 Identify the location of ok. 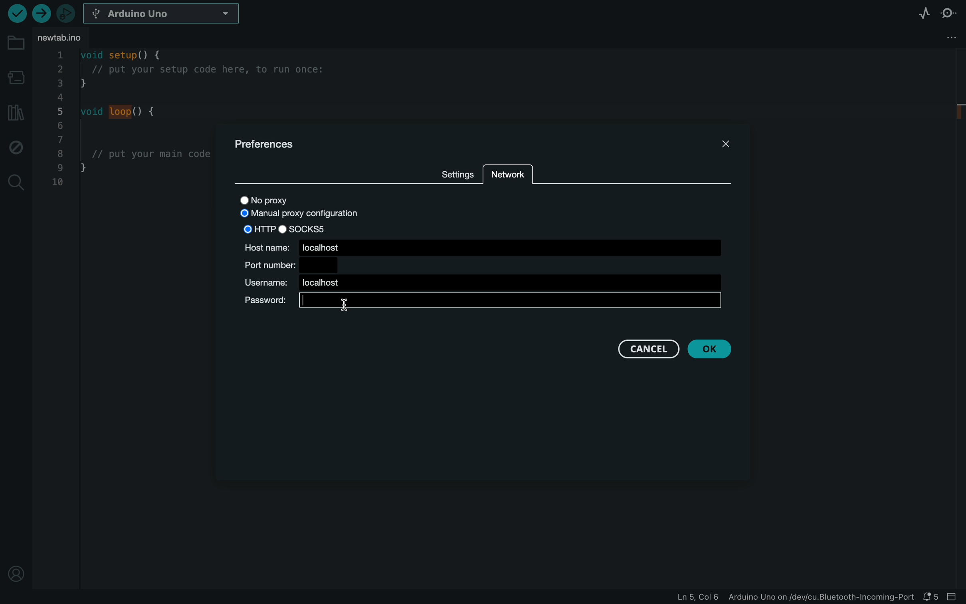
(715, 350).